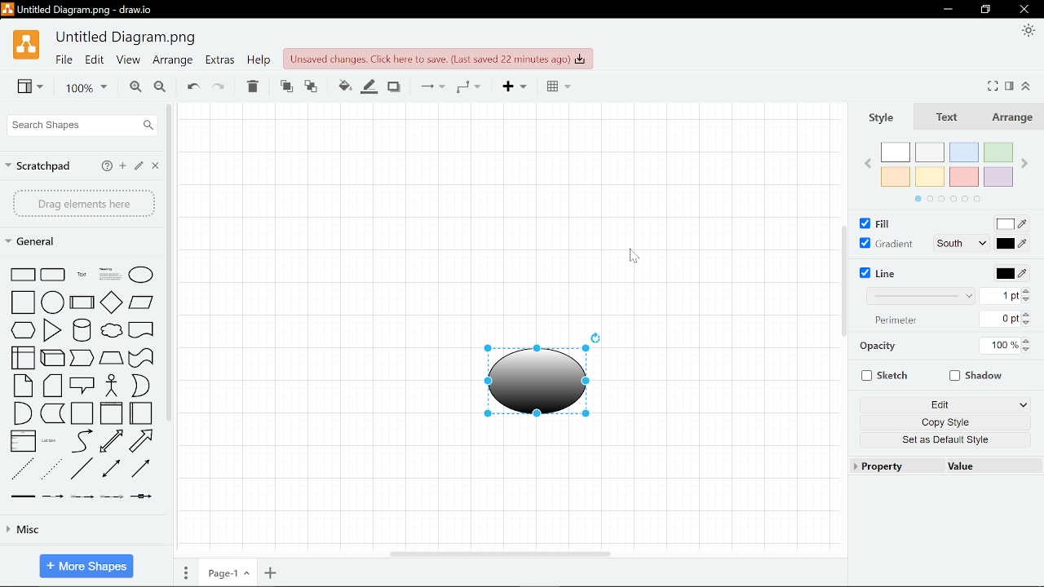  I want to click on Click here to save, so click(440, 59).